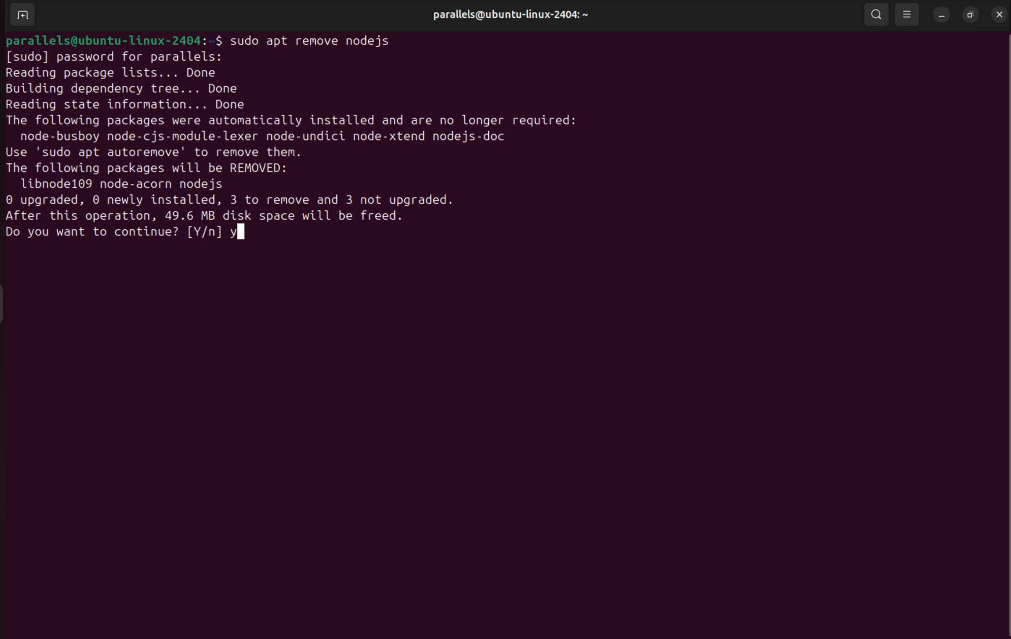 This screenshot has height=639, width=1011. What do you see at coordinates (115, 37) in the screenshot?
I see `"parallels@ubuntu-linux-2404: $` at bounding box center [115, 37].